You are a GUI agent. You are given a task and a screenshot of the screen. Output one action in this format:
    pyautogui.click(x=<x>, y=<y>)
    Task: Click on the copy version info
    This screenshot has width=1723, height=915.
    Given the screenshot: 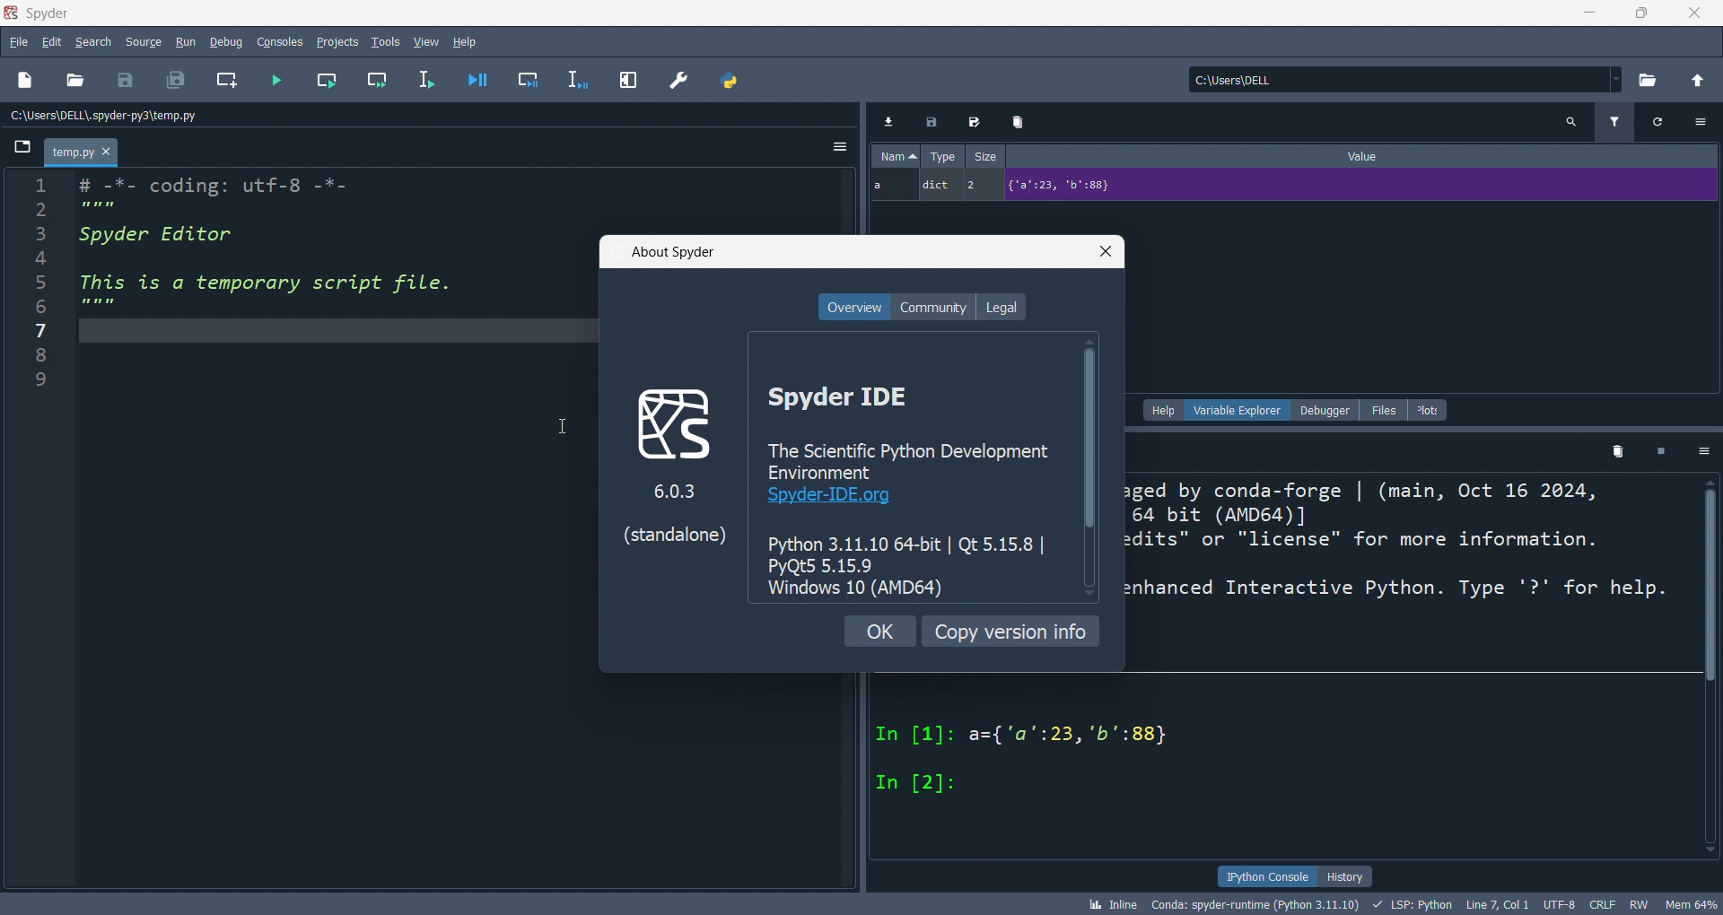 What is the action you would take?
    pyautogui.click(x=1010, y=631)
    